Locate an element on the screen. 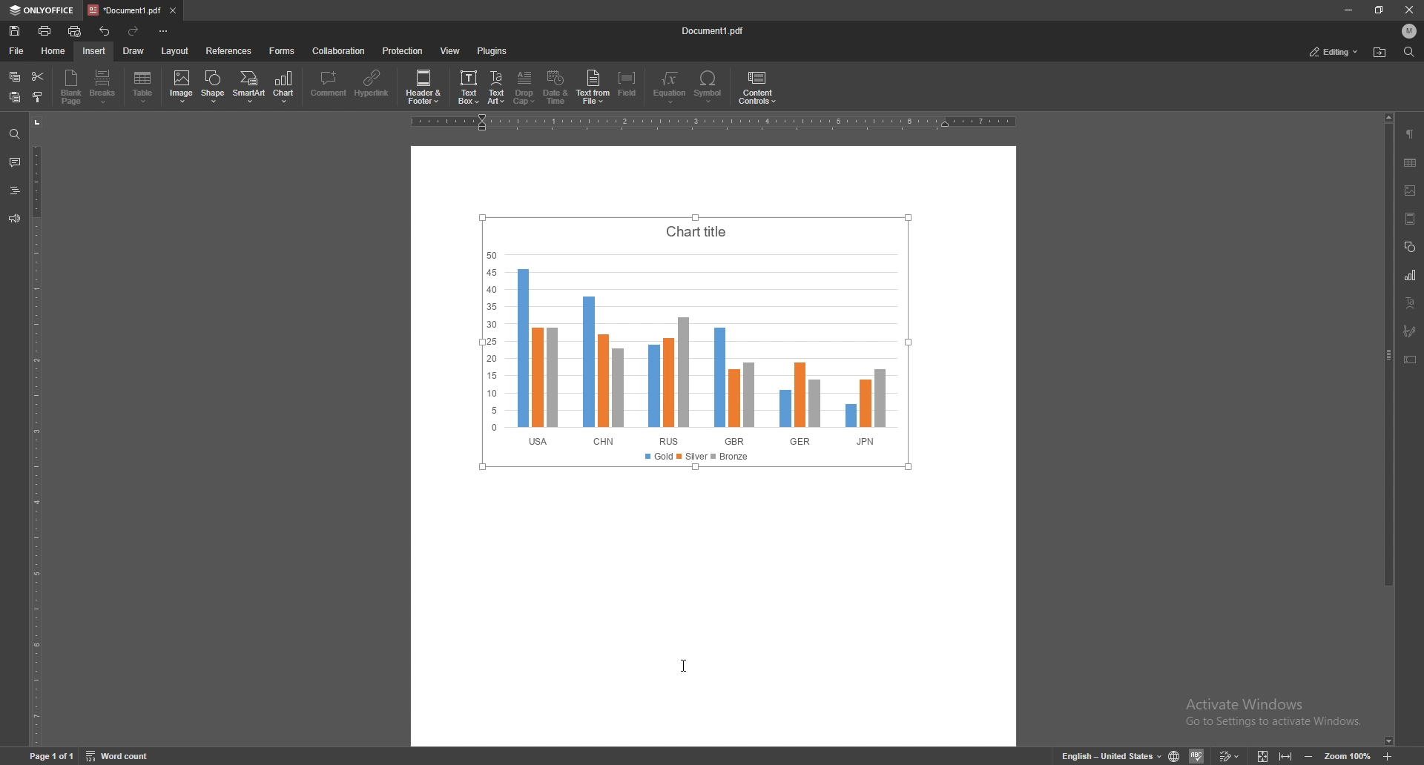  chart is located at coordinates (694, 341).